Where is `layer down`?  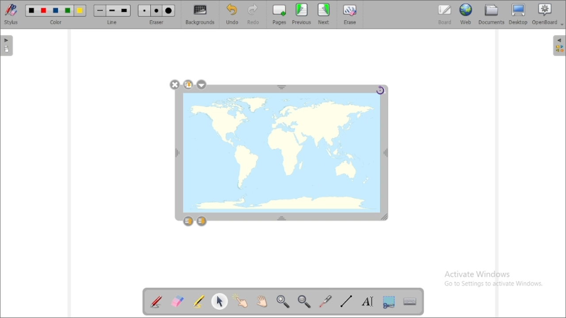 layer down is located at coordinates (202, 221).